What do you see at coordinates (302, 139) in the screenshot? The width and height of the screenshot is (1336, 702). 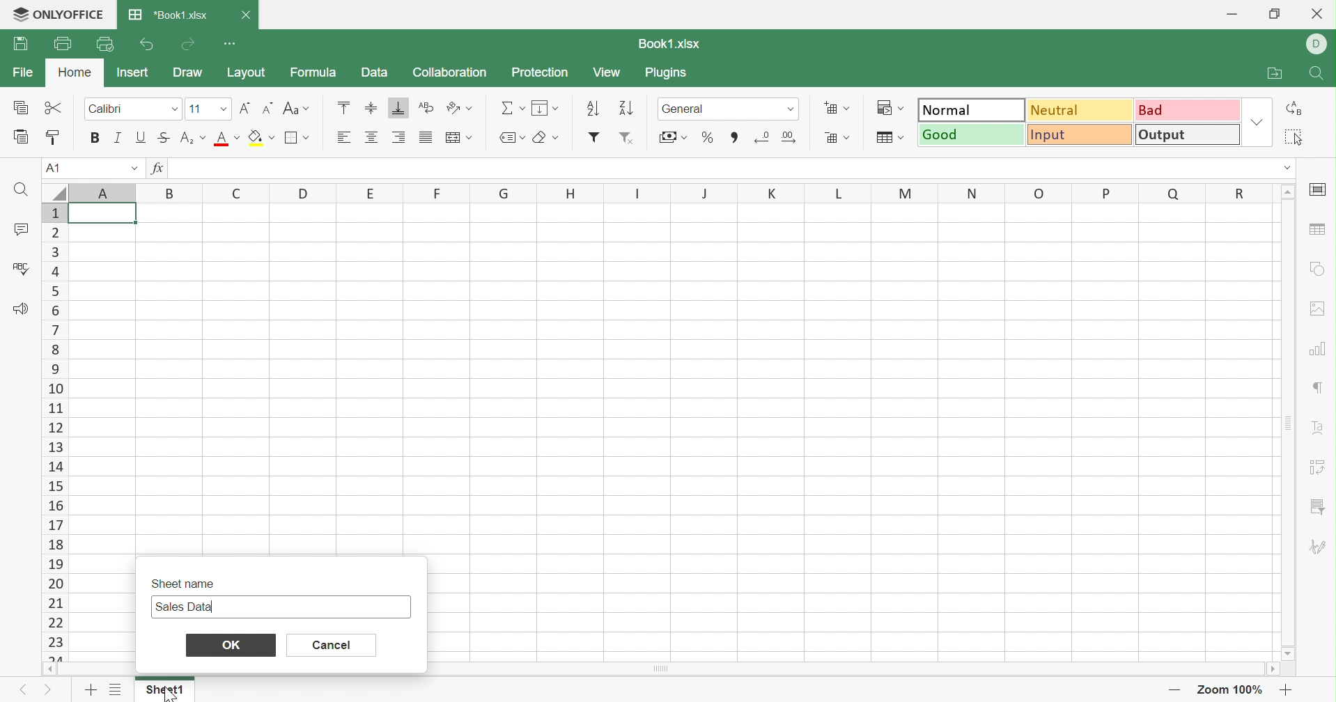 I see `Borders` at bounding box center [302, 139].